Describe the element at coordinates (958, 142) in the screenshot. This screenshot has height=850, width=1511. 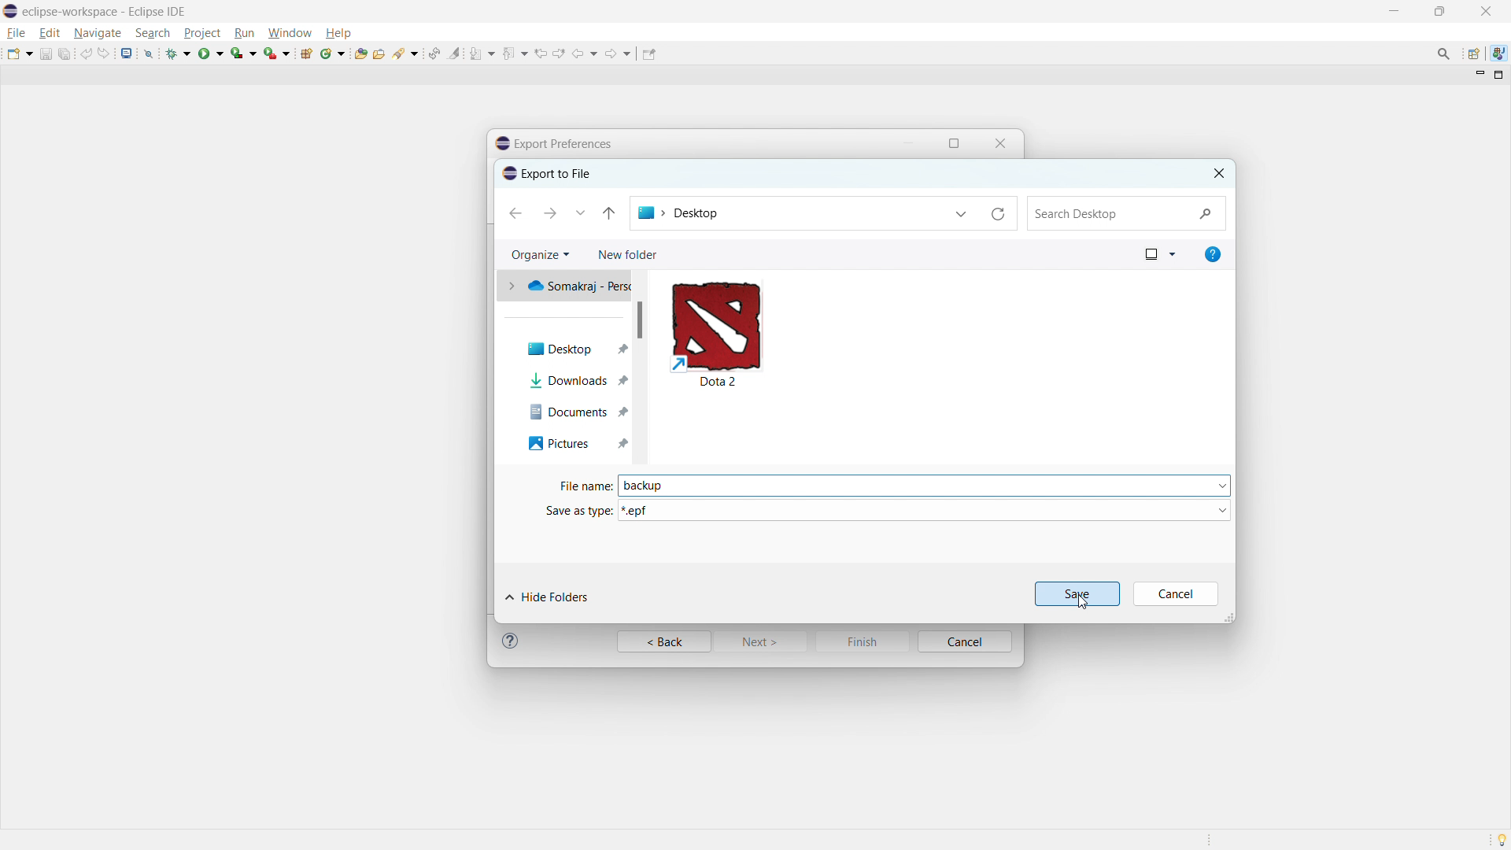
I see `maximize` at that location.